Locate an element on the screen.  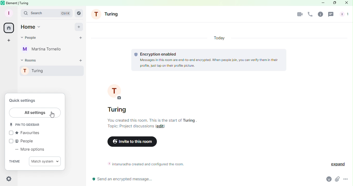
Create a space is located at coordinates (8, 41).